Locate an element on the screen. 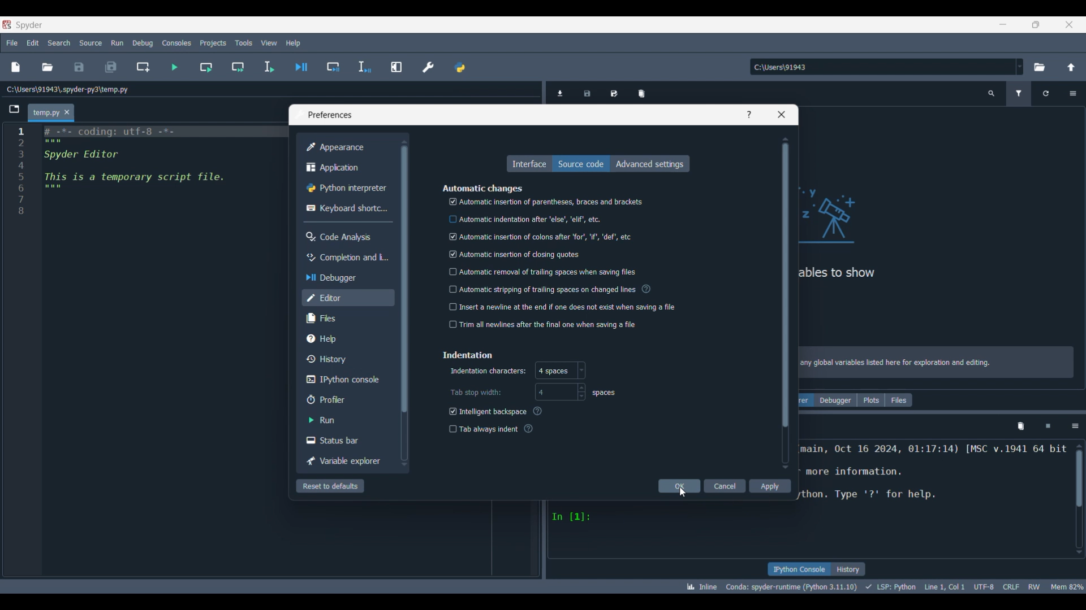  Help is located at coordinates (347, 339).